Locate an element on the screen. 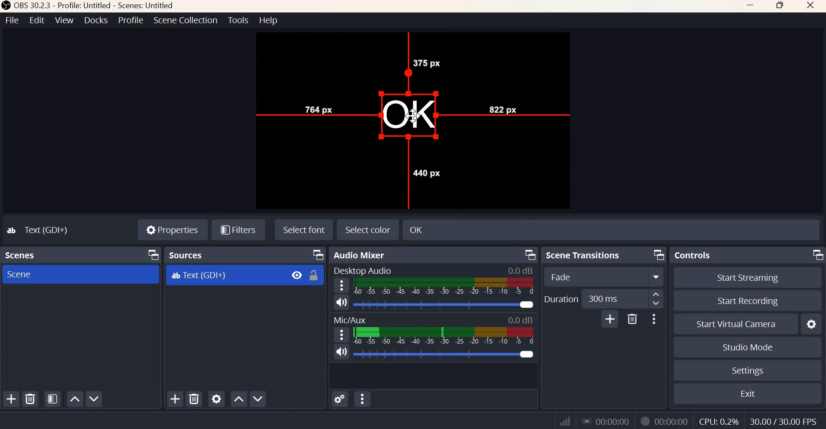 The image size is (826, 429). Audio Slider is located at coordinates (444, 304).